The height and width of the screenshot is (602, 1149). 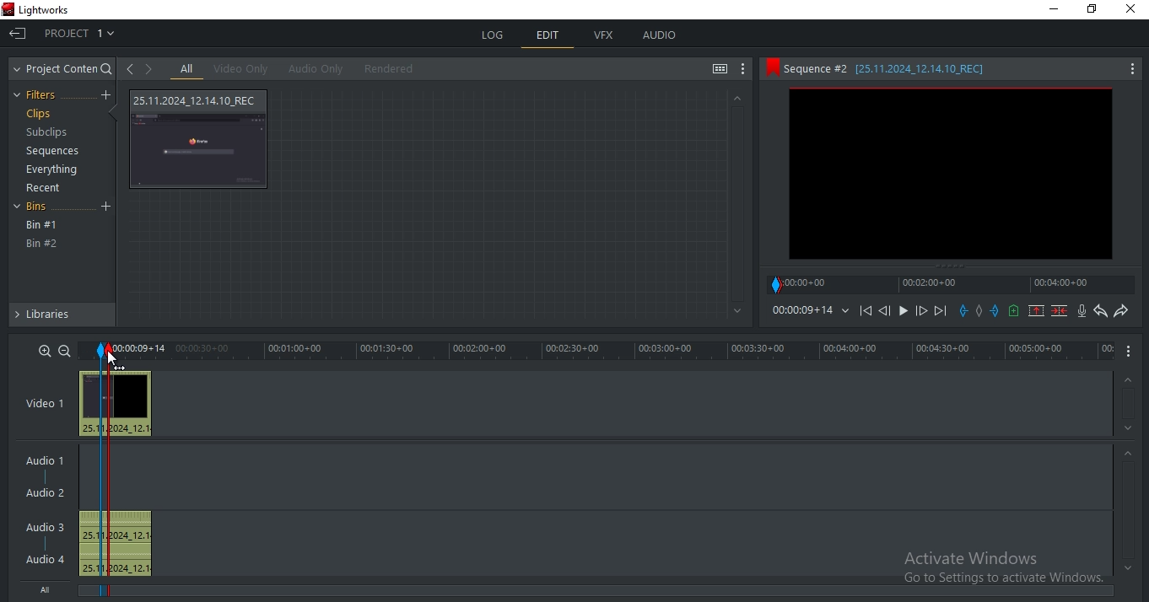 I want to click on redo, so click(x=1121, y=312).